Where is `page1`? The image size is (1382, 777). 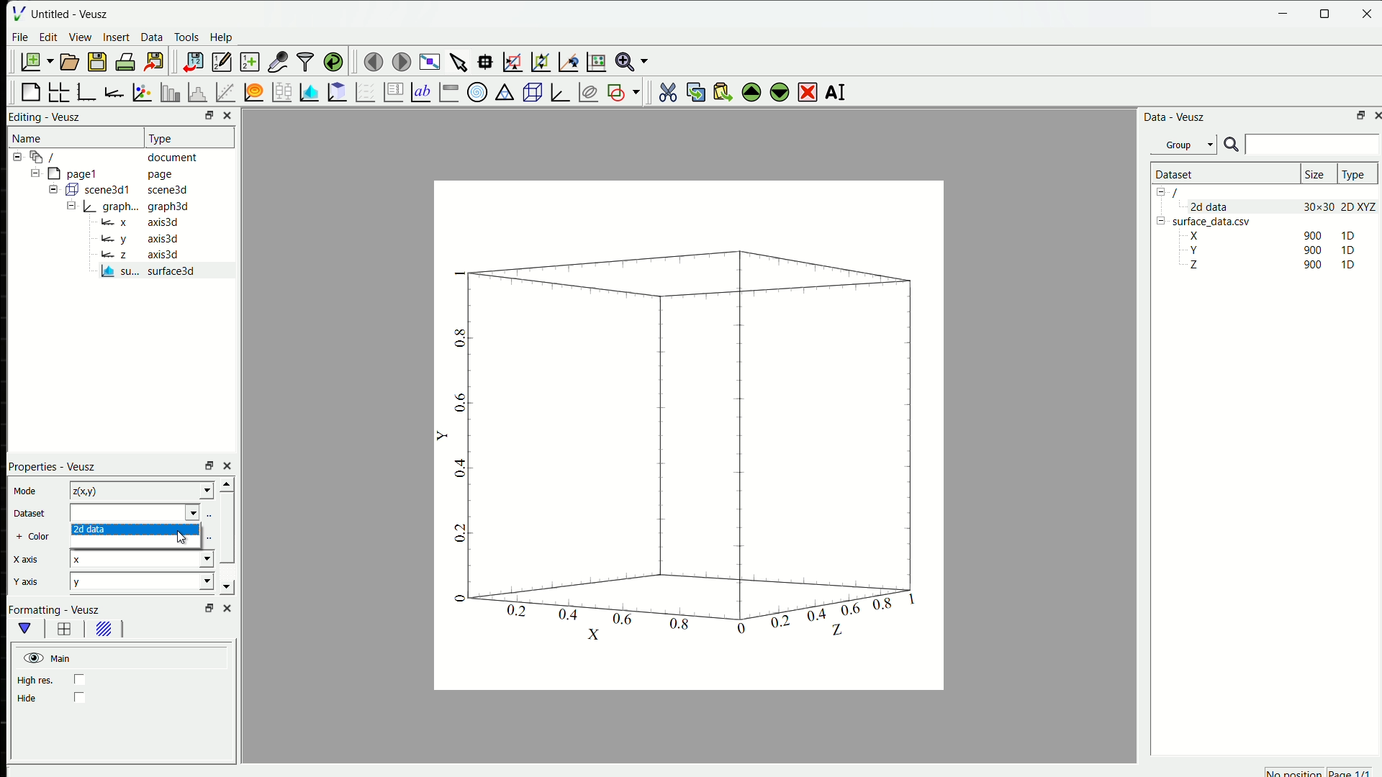 page1 is located at coordinates (73, 173).